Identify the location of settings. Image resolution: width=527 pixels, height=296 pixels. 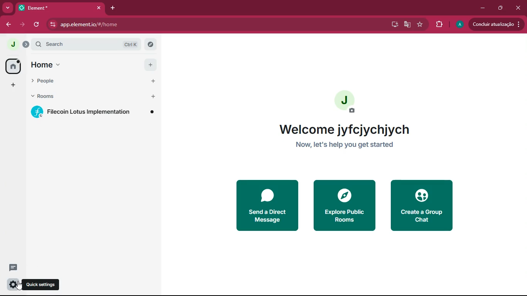
(14, 285).